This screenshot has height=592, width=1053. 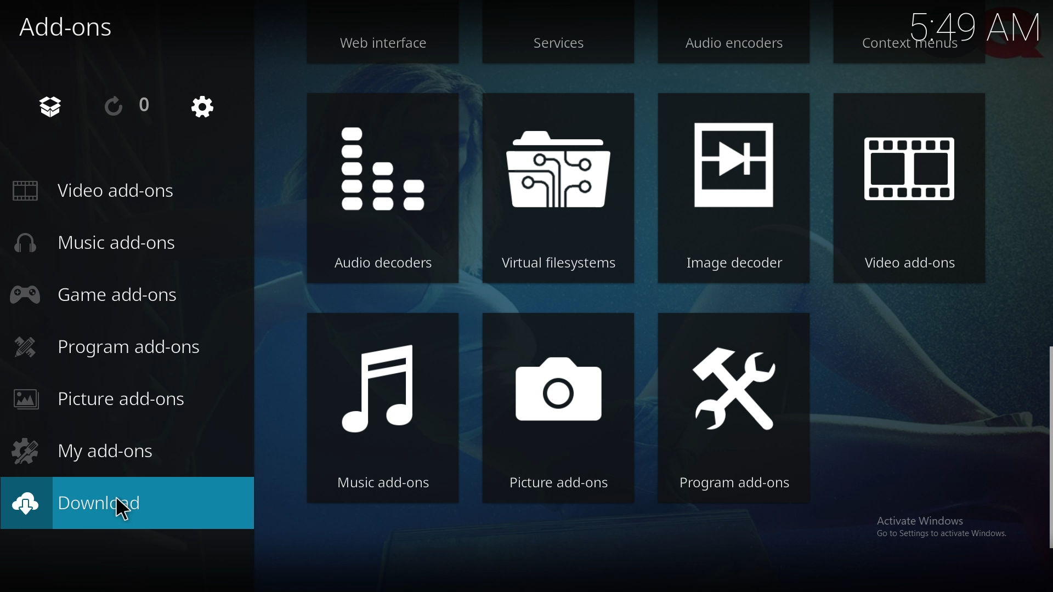 I want to click on add on browser, so click(x=50, y=106).